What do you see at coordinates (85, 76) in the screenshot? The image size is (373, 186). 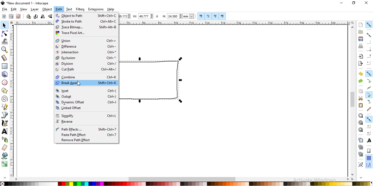 I see `combine` at bounding box center [85, 76].